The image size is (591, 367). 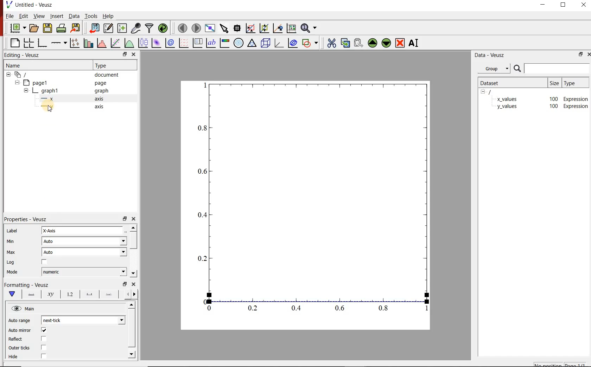 I want to click on Hide, so click(x=14, y=357).